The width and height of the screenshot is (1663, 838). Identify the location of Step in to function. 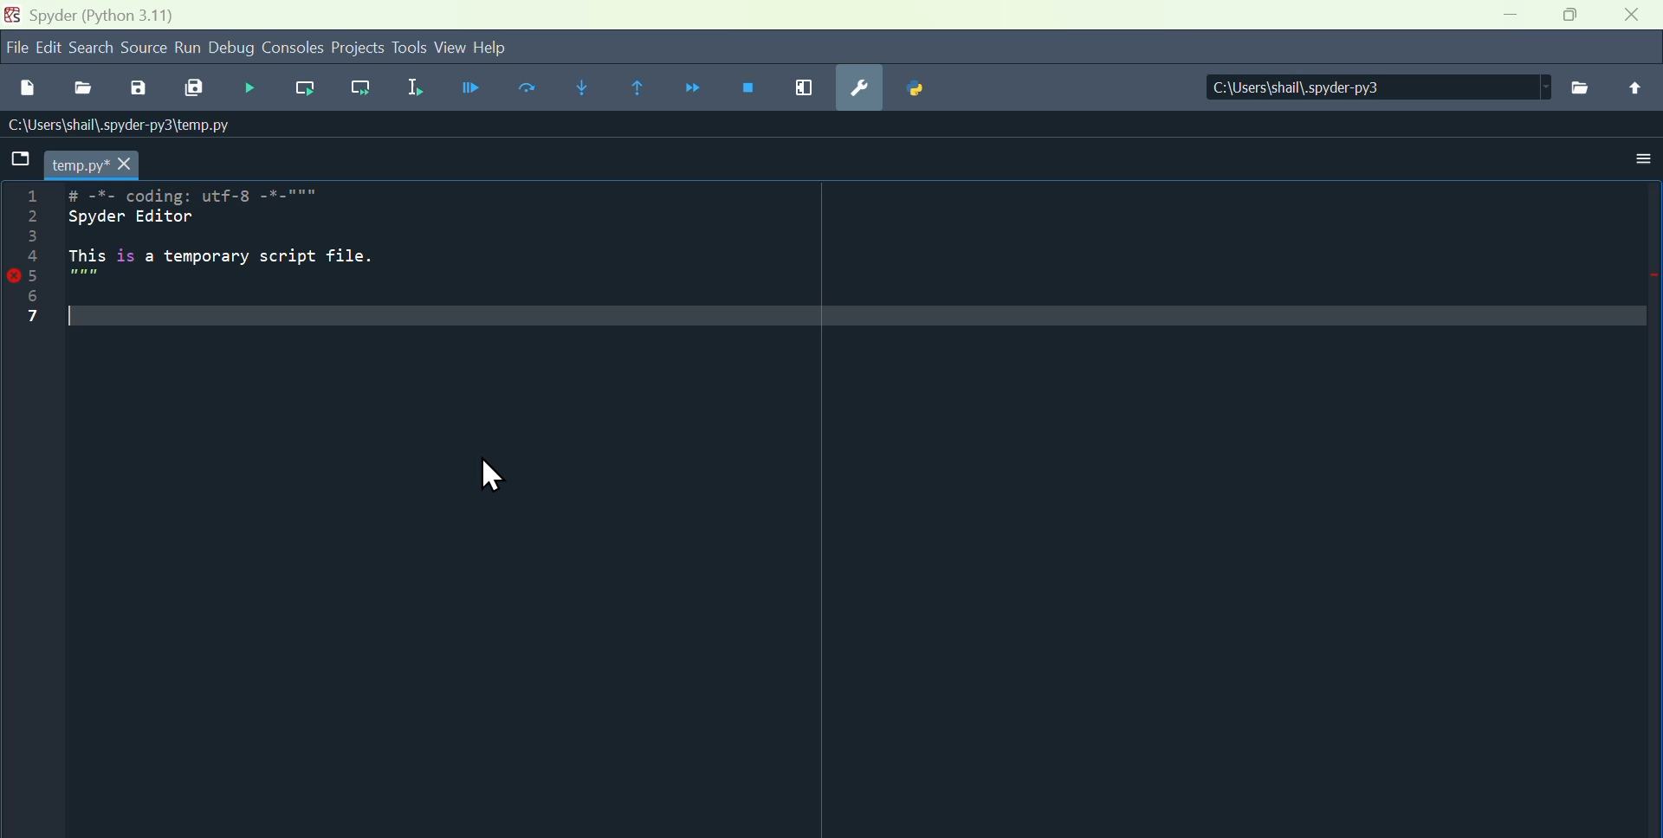
(578, 89).